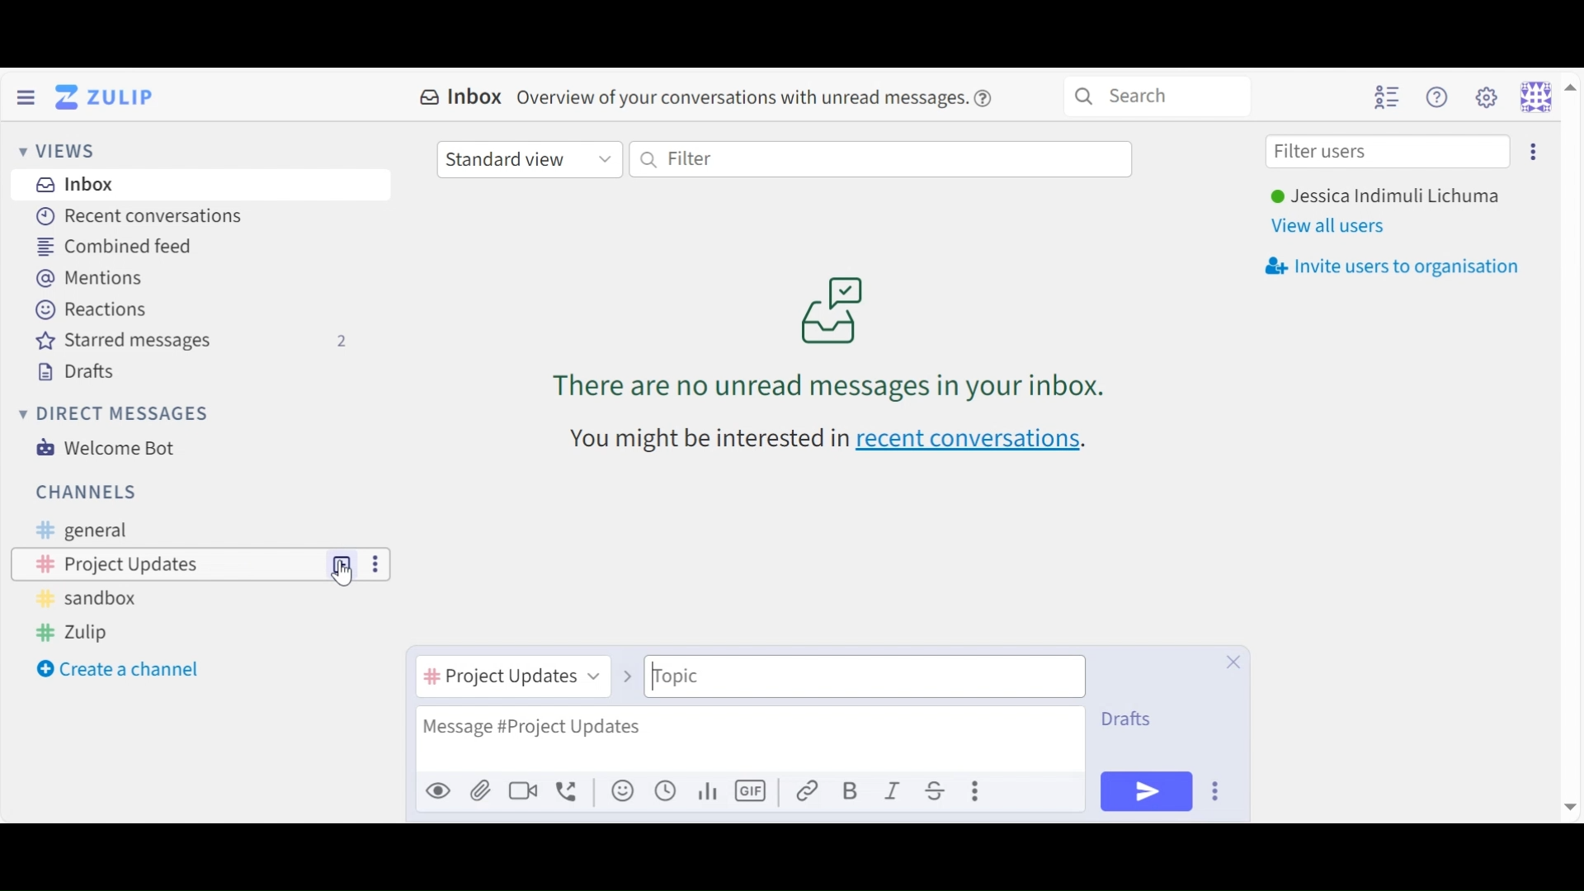 The height and width of the screenshot is (891, 1584). What do you see at coordinates (121, 671) in the screenshot?
I see `Create a channel` at bounding box center [121, 671].